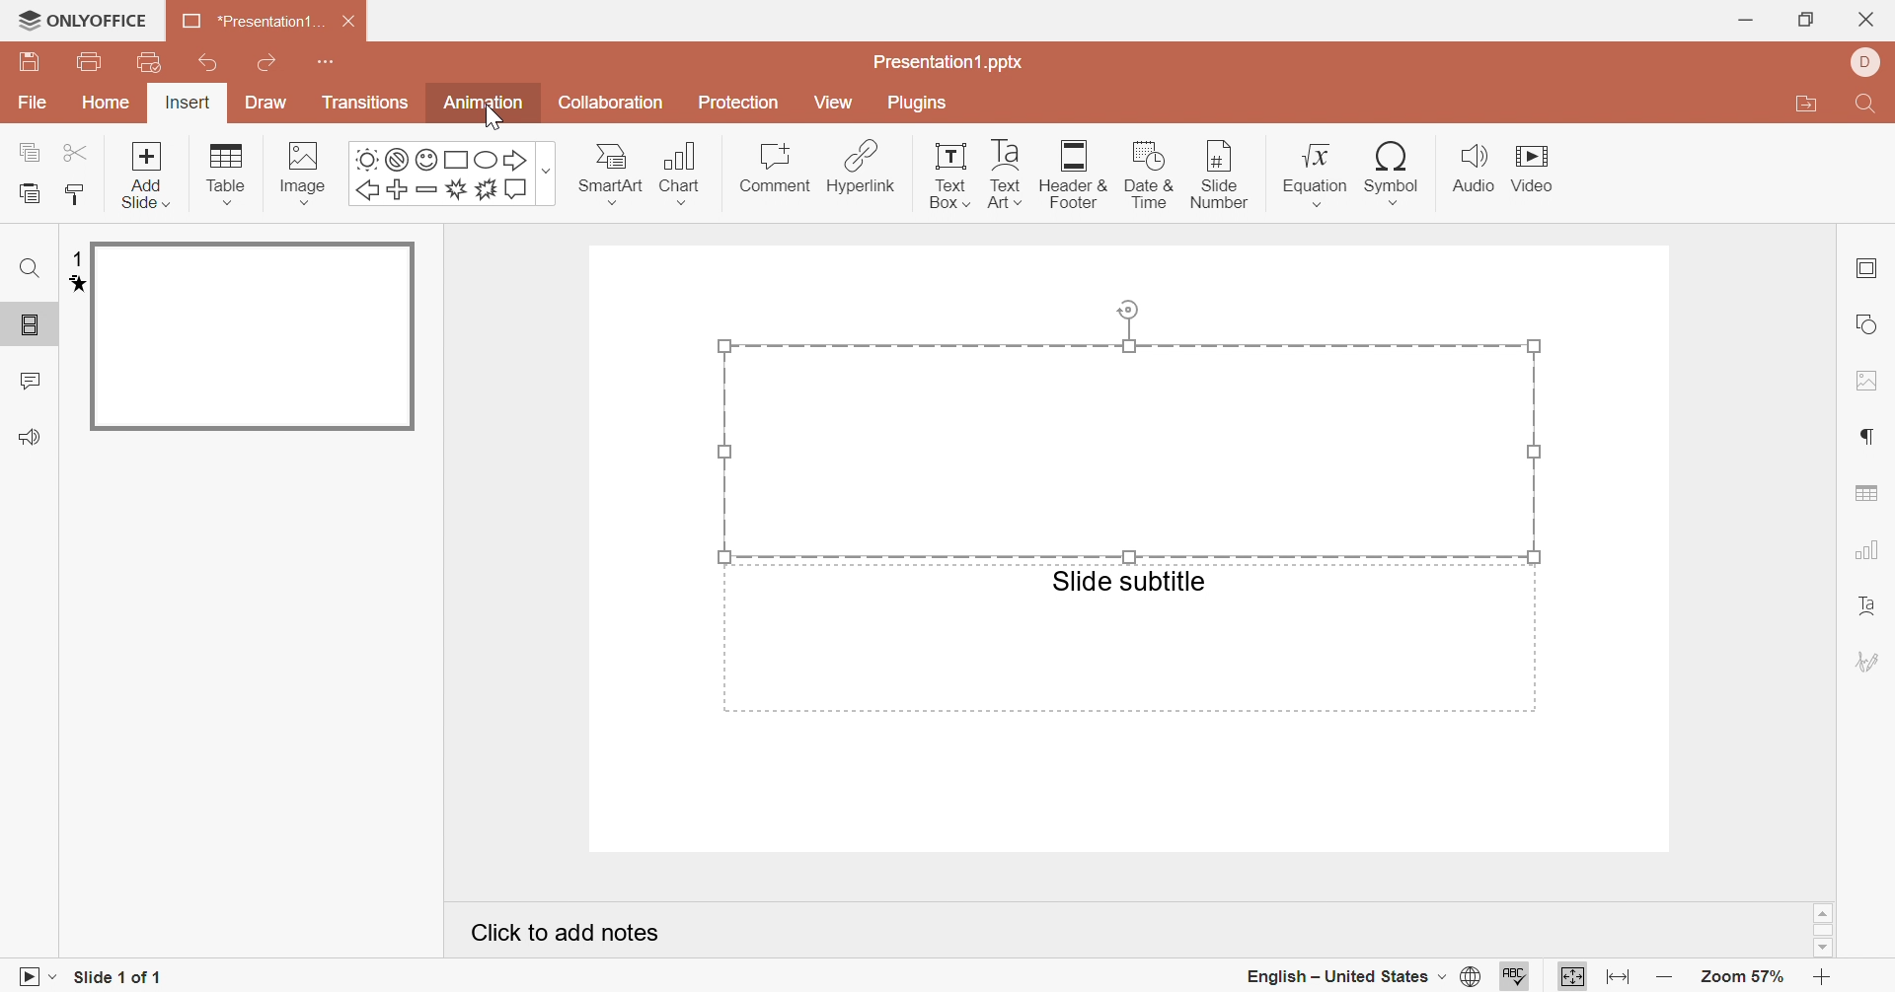 Image resolution: width=1895 pixels, height=992 pixels. I want to click on animation, so click(484, 101).